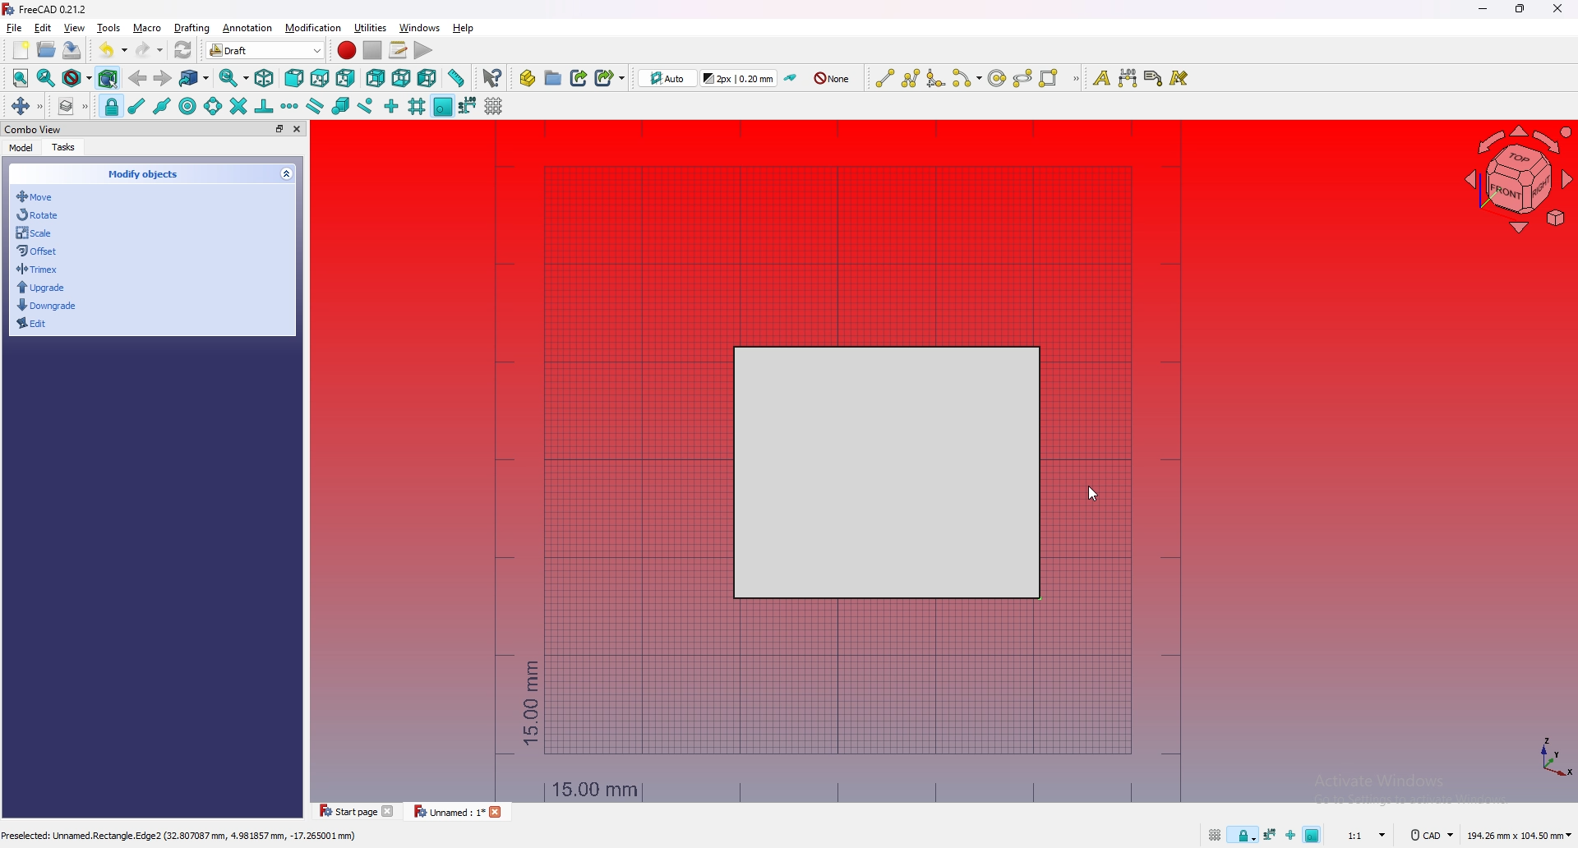  I want to click on tools, so click(109, 28).